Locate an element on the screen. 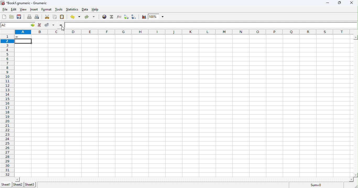 This screenshot has height=188, width=358. statistics is located at coordinates (72, 9).